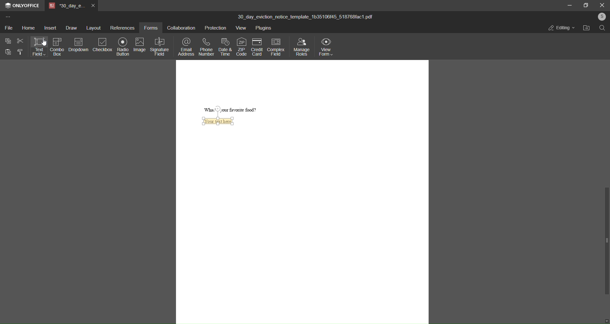  Describe the element at coordinates (255, 47) in the screenshot. I see `credit card` at that location.